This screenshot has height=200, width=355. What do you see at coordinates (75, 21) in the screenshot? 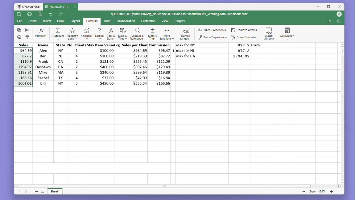
I see `Layout` at bounding box center [75, 21].